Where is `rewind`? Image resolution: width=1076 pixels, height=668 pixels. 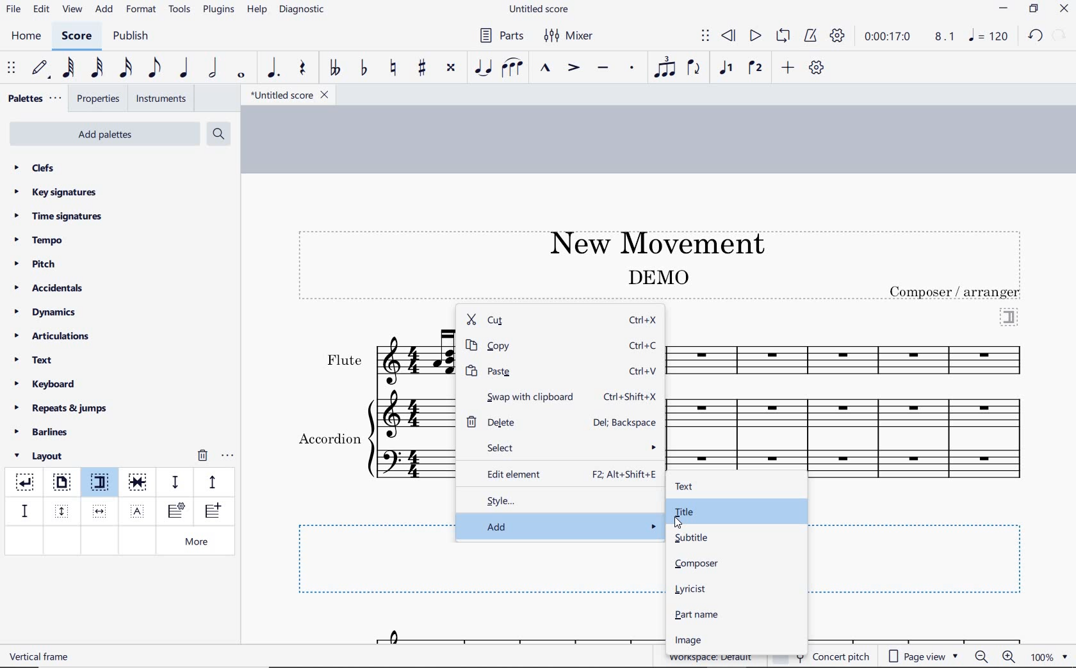
rewind is located at coordinates (730, 36).